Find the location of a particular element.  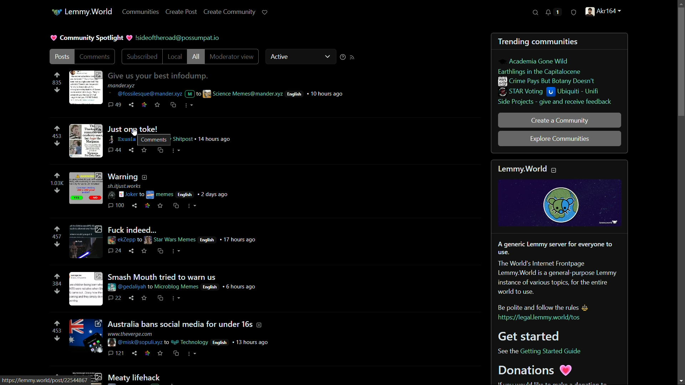

Scrollbar is located at coordinates (680, 192).